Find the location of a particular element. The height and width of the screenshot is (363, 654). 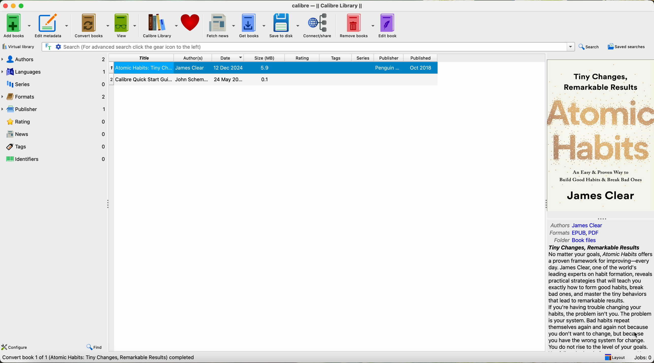

identifiers is located at coordinates (54, 159).